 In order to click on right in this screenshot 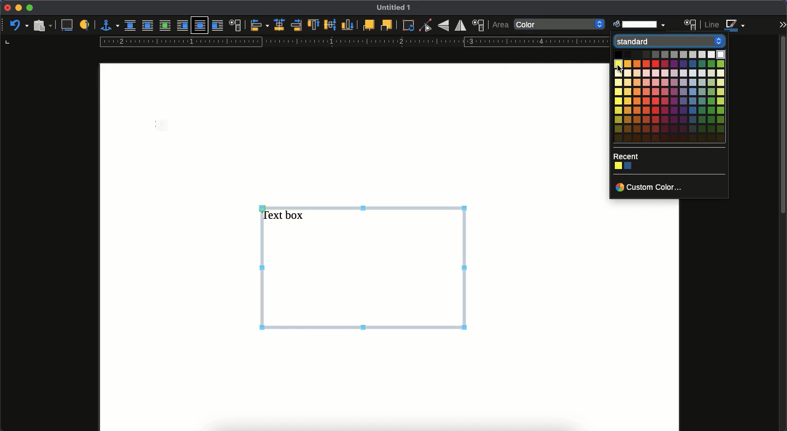, I will do `click(296, 26)`.